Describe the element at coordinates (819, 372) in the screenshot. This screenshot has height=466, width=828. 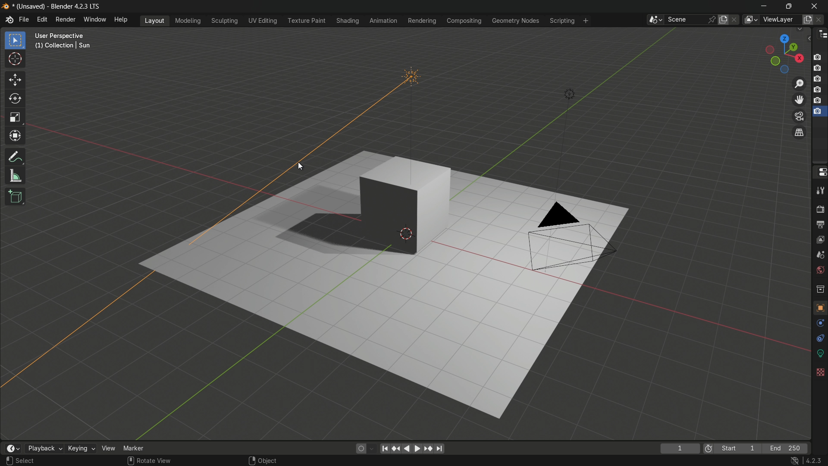
I see `textures` at that location.